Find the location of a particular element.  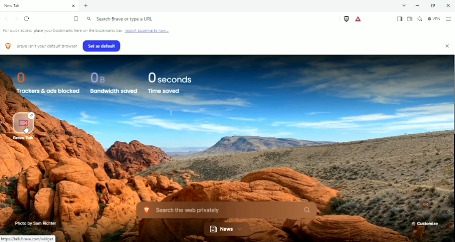

For quick access, place your bookmarks here on the bookmarks bar. Import bookmarks now. is located at coordinates (91, 31).